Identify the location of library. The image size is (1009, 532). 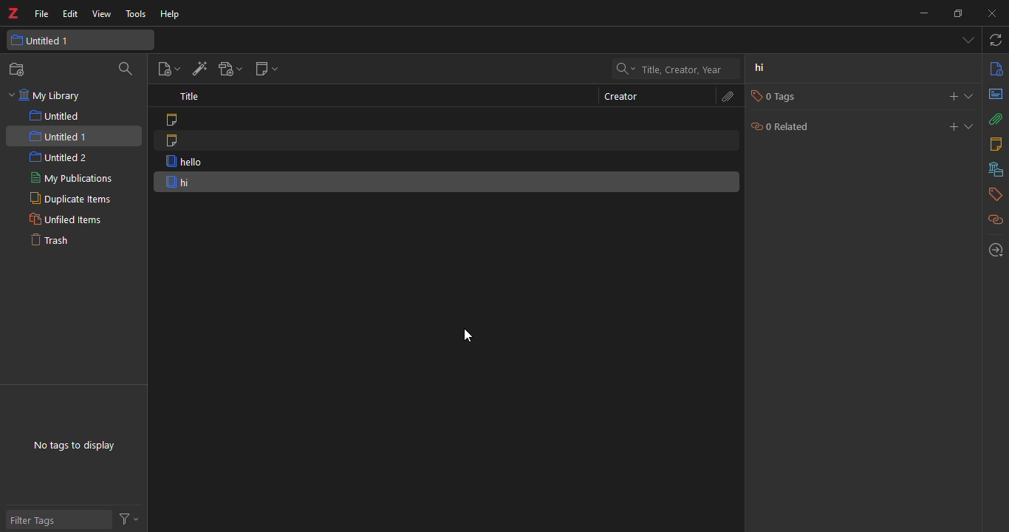
(995, 169).